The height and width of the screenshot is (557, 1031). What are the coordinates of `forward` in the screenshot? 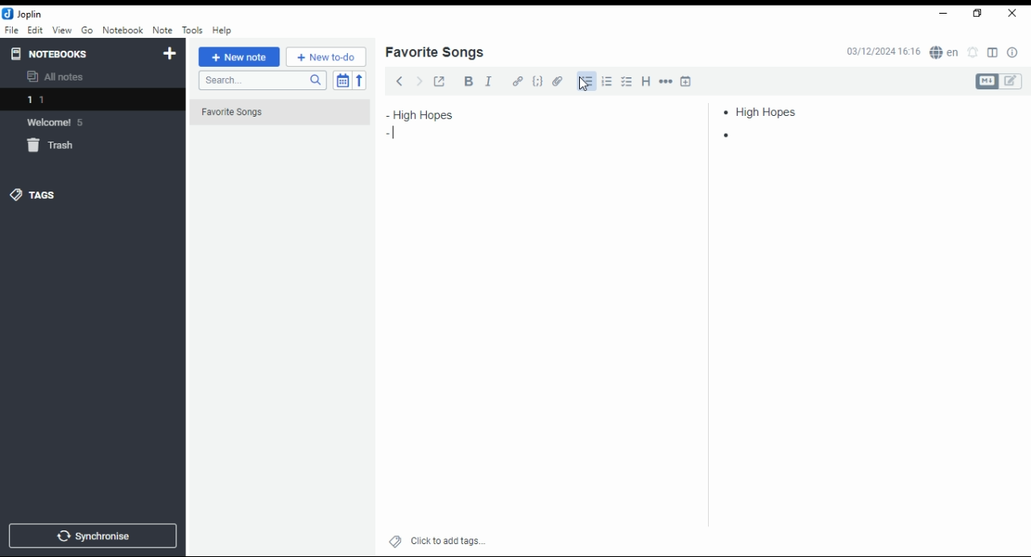 It's located at (419, 80).